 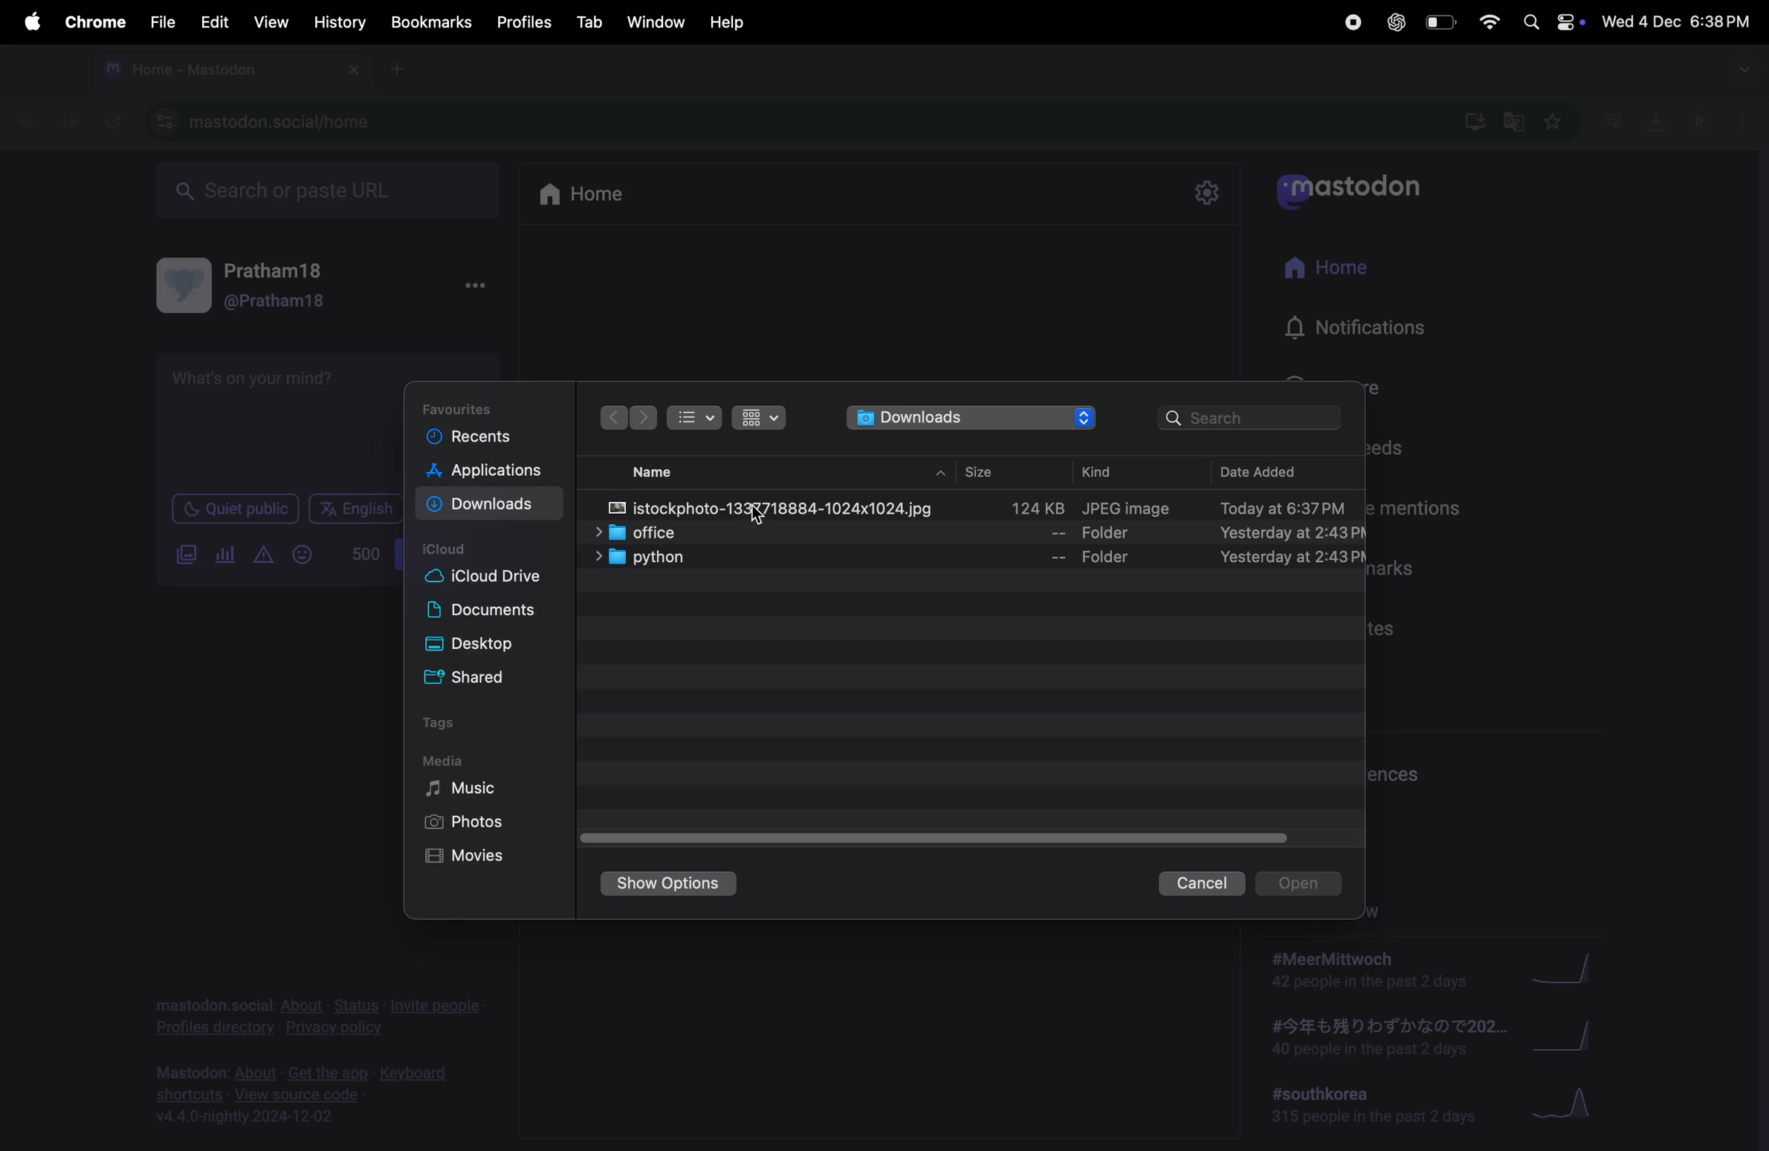 I want to click on media, so click(x=450, y=760).